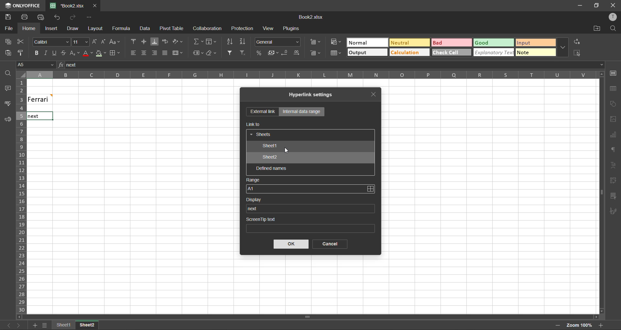 The height and width of the screenshot is (330, 621). I want to click on copy, so click(7, 42).